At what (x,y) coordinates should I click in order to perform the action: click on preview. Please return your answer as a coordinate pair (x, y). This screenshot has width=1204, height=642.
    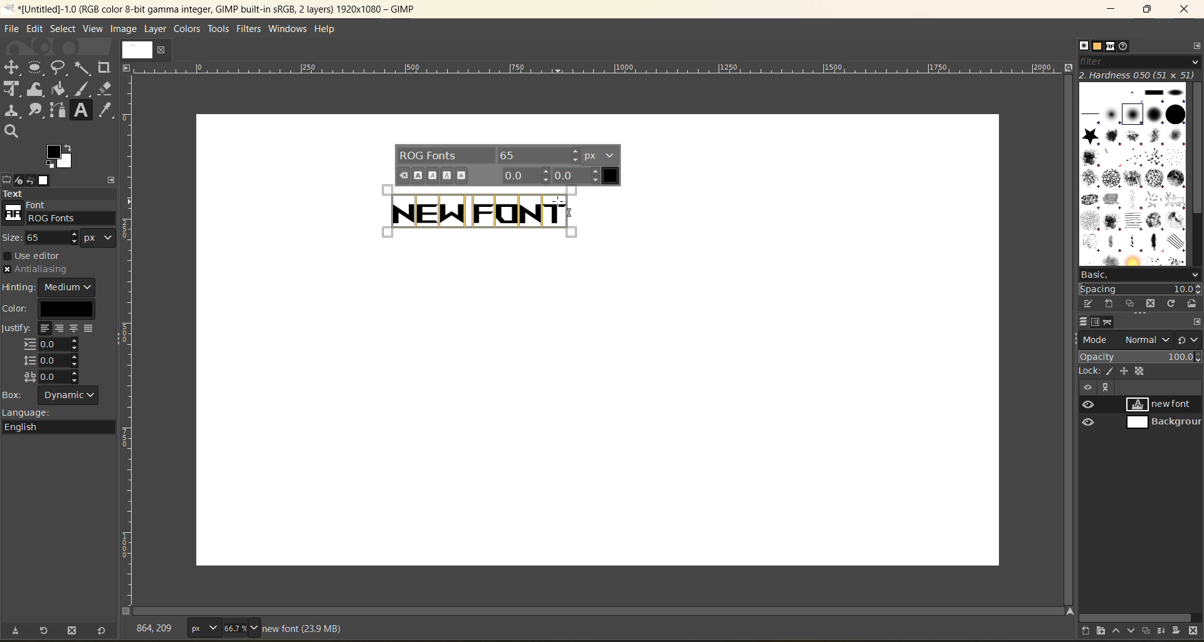
    Looking at the image, I should click on (1090, 414).